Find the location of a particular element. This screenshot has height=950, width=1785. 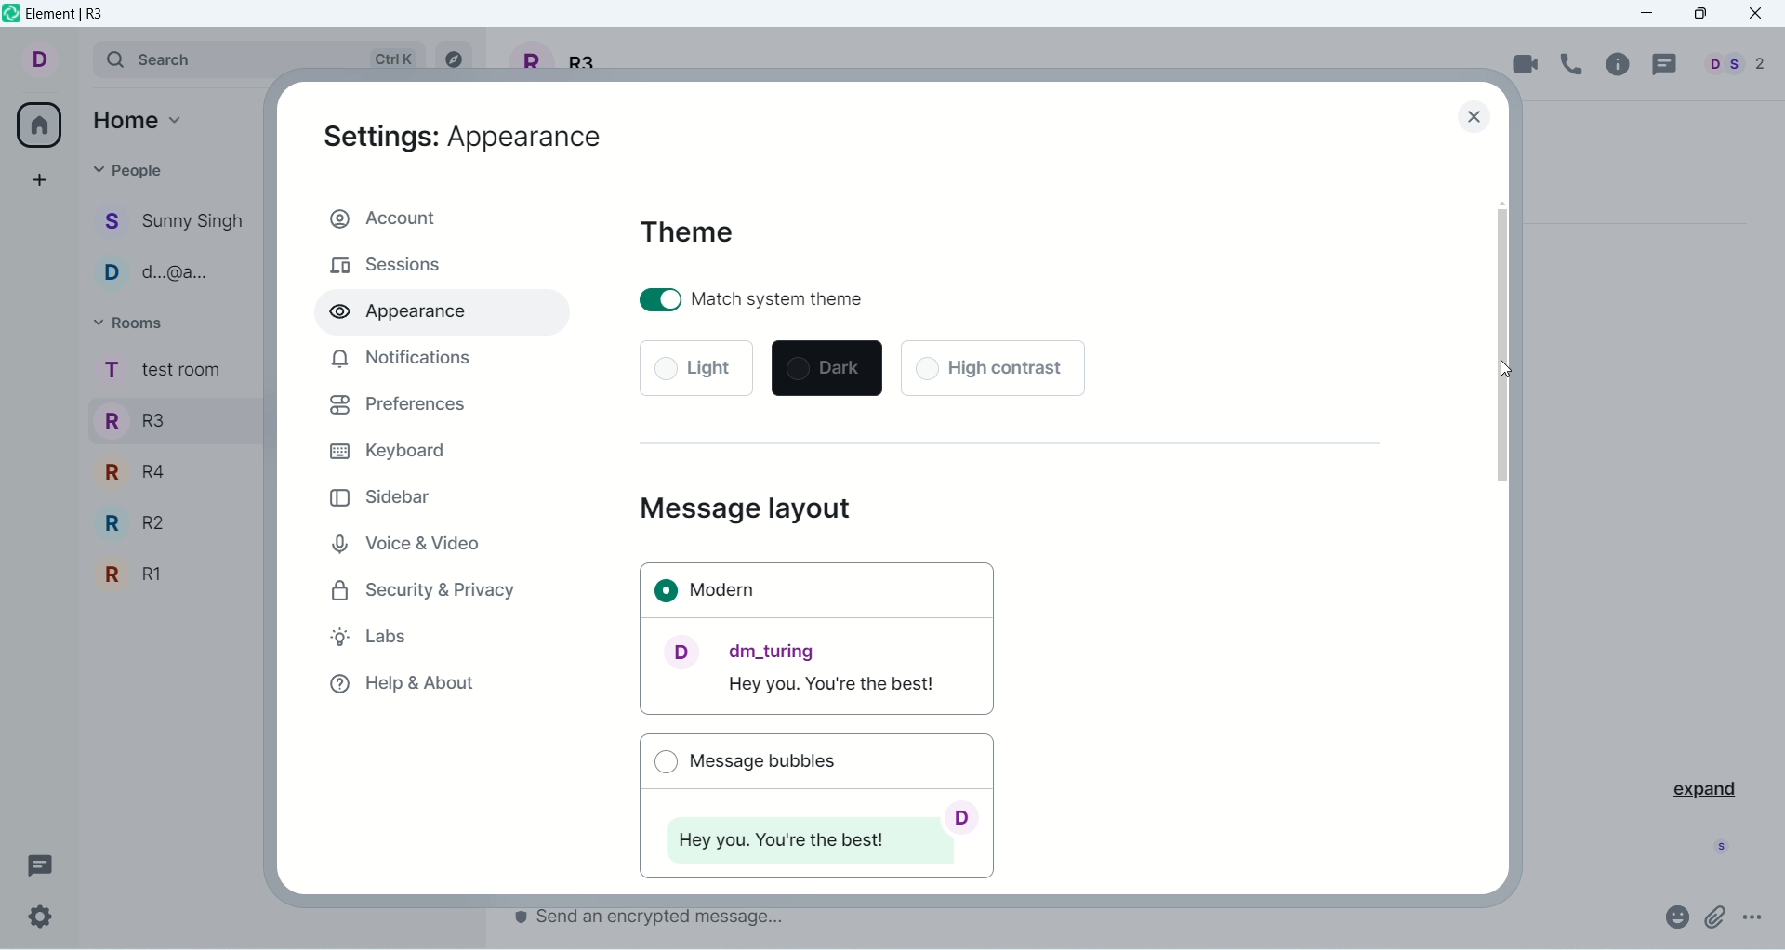

settings is located at coordinates (41, 917).